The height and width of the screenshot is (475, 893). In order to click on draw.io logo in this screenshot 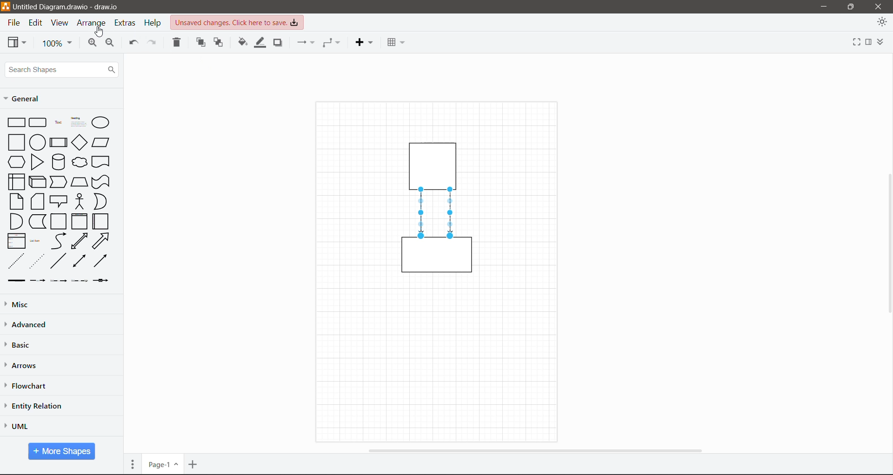, I will do `click(6, 6)`.